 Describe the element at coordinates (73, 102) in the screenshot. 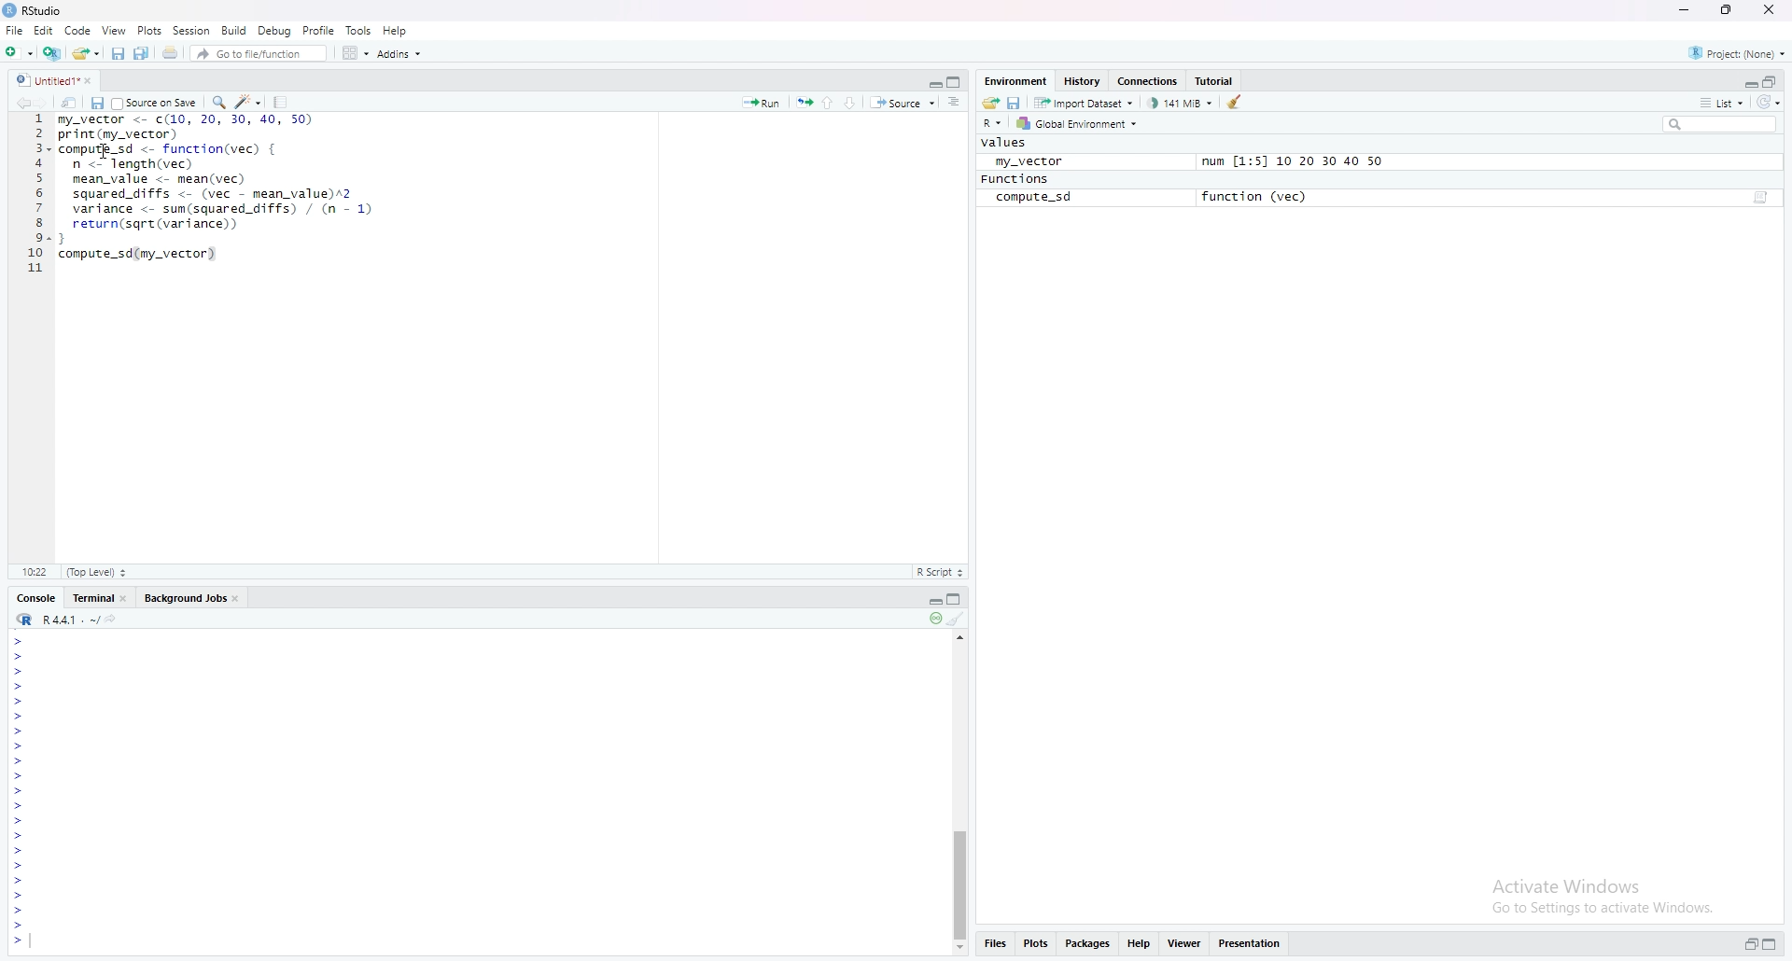

I see `Show in new window` at that location.